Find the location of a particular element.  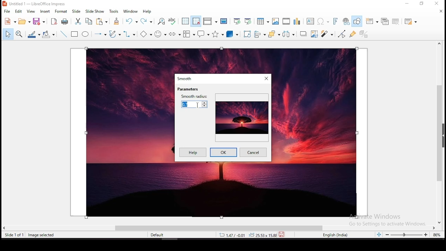

help is located at coordinates (148, 12).